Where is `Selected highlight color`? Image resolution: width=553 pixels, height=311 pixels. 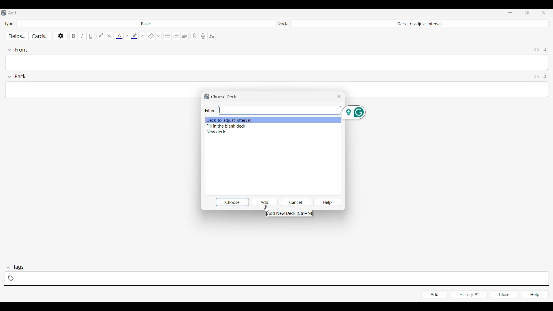 Selected highlight color is located at coordinates (134, 36).